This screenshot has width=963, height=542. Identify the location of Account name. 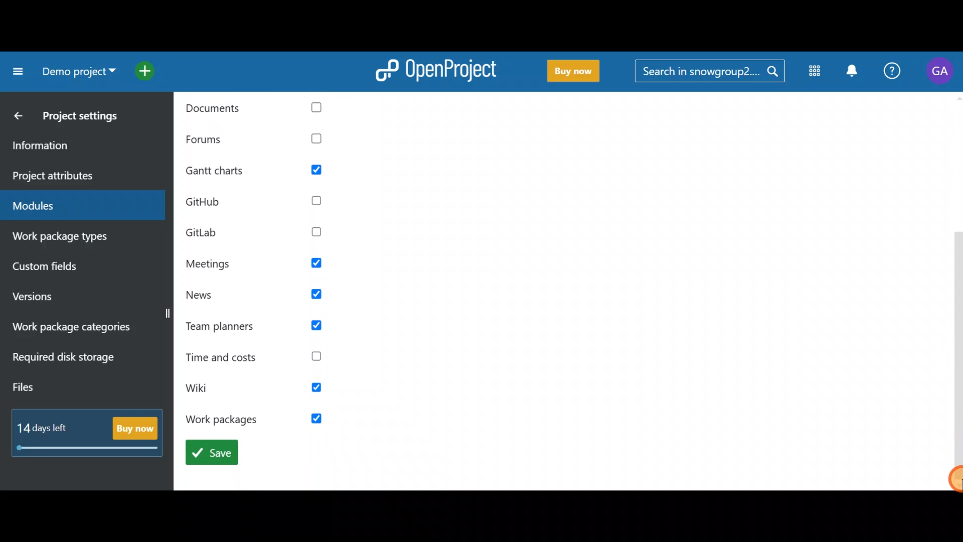
(938, 73).